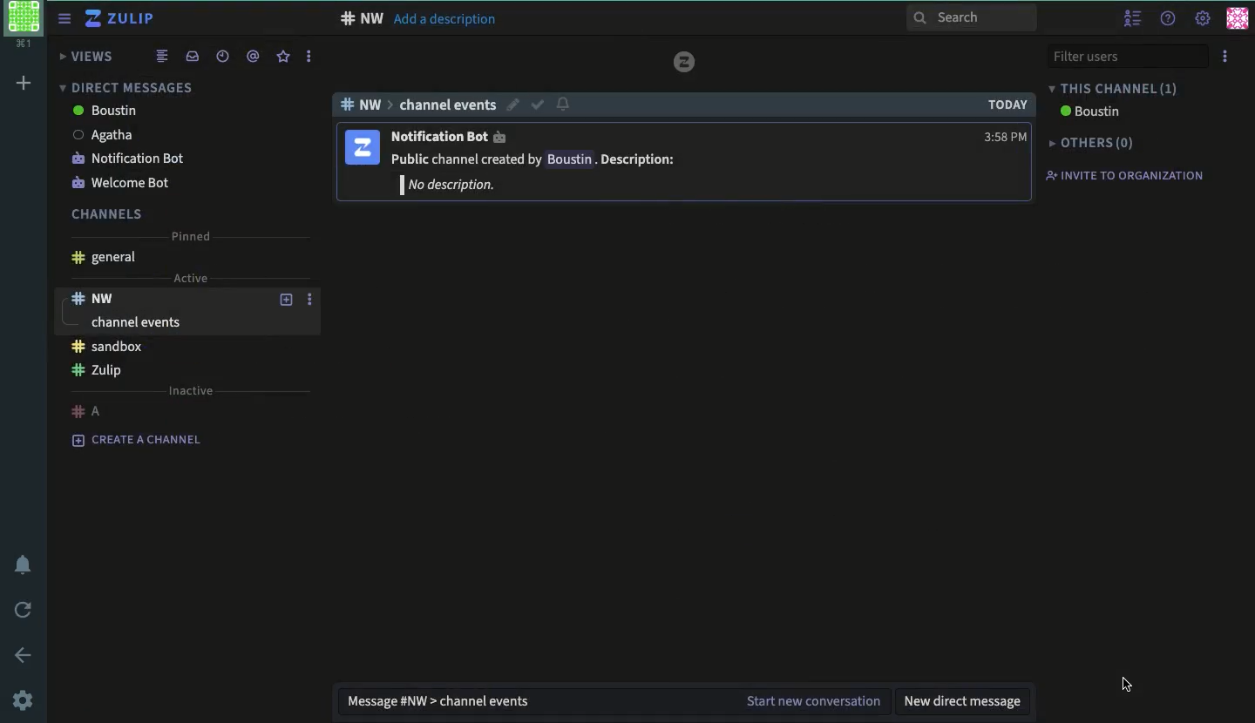 This screenshot has height=723, width=1255. I want to click on options, so click(314, 296).